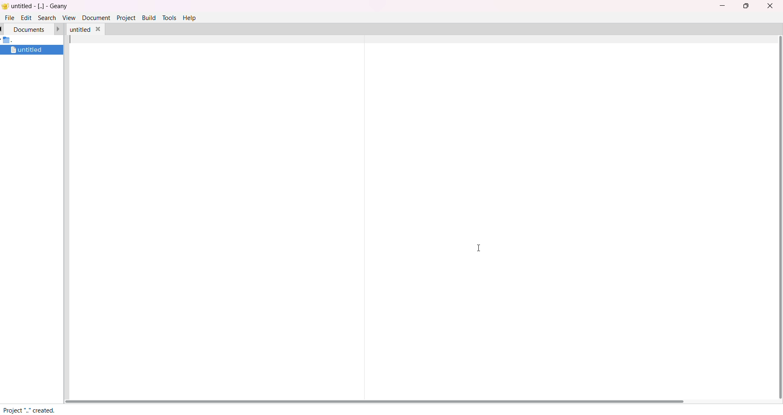  Describe the element at coordinates (58, 30) in the screenshot. I see `forward` at that location.